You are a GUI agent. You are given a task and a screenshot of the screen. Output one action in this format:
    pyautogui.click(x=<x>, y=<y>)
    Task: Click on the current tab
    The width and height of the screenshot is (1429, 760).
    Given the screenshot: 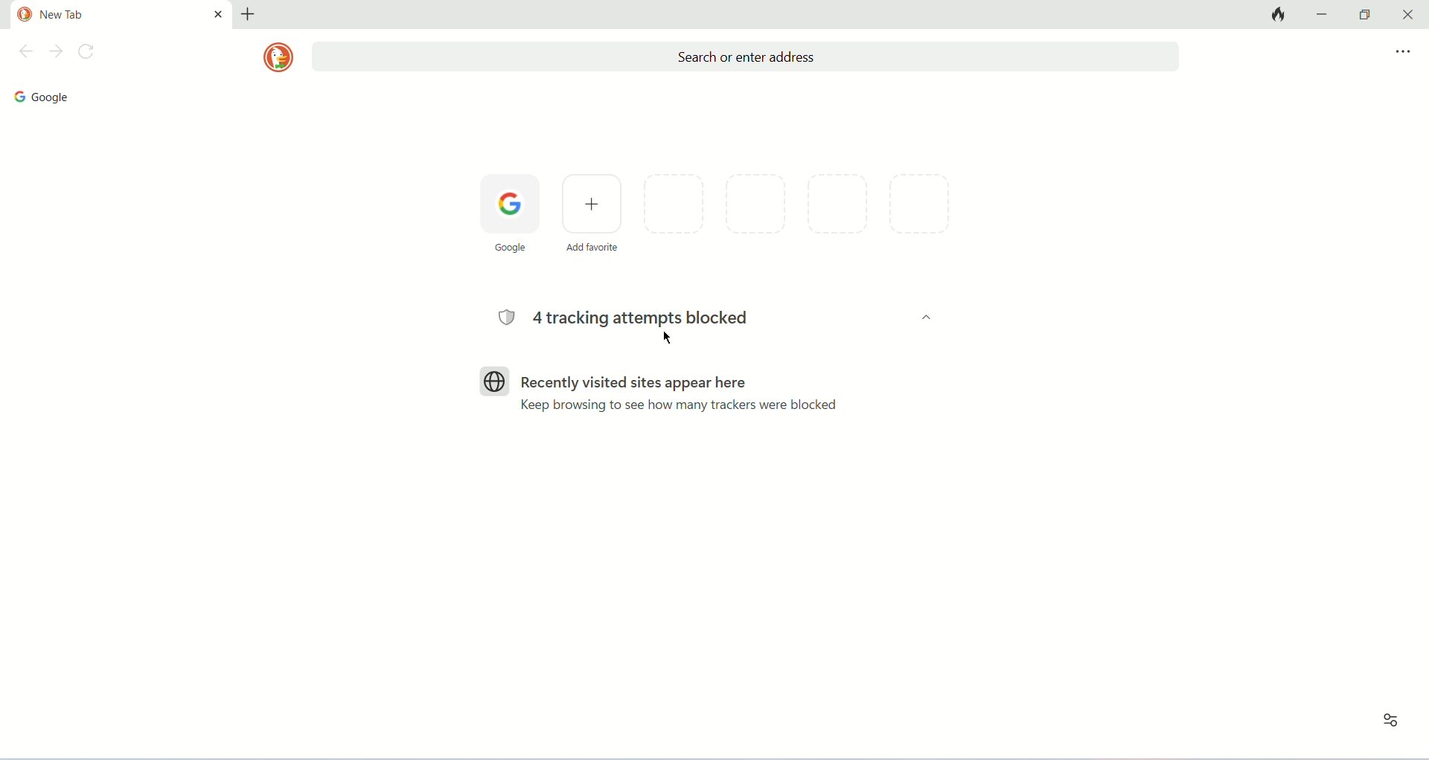 What is the action you would take?
    pyautogui.click(x=106, y=15)
    